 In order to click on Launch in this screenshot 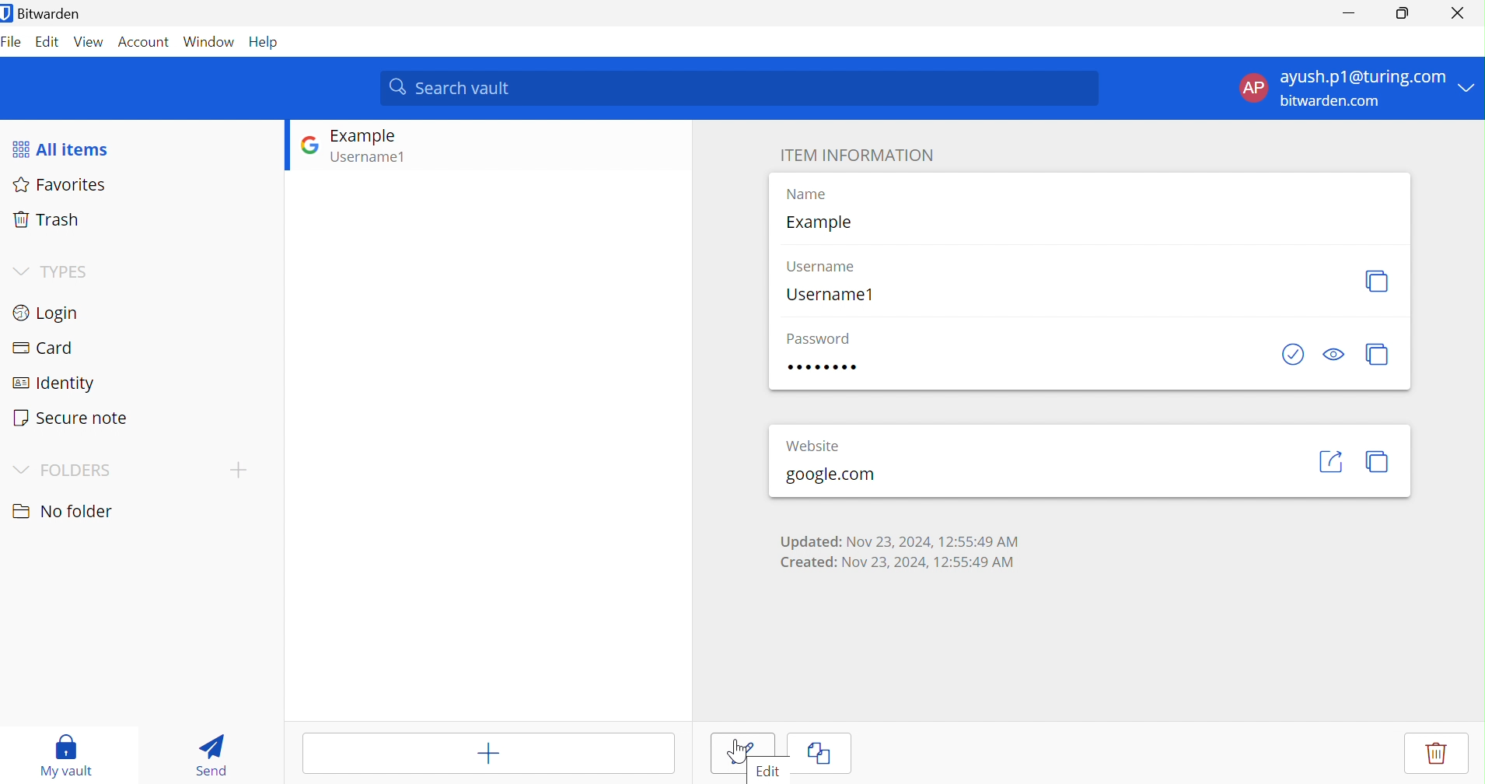, I will do `click(1330, 461)`.